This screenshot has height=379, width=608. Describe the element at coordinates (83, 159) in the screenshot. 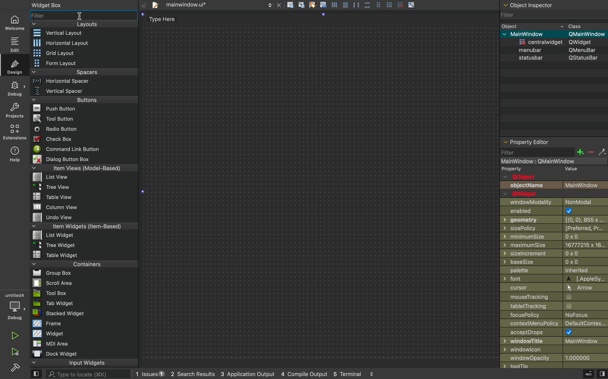

I see `dialog button box` at that location.